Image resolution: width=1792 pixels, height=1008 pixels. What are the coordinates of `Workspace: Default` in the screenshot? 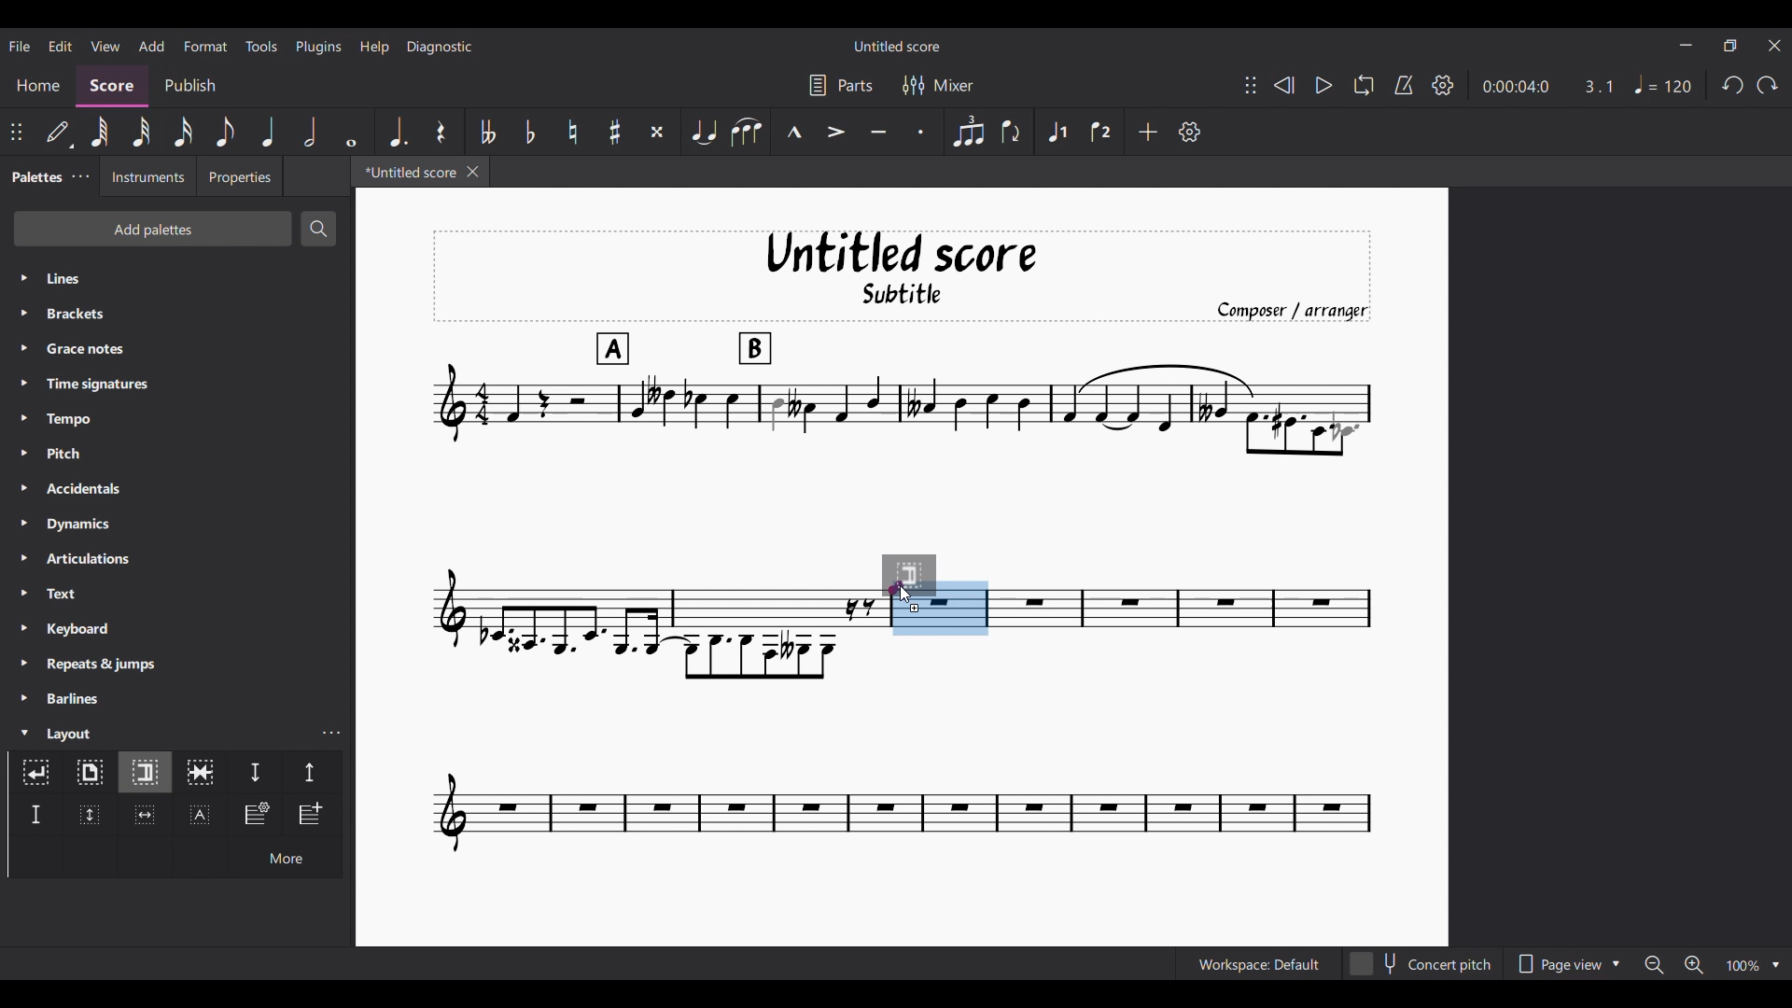 It's located at (1259, 963).